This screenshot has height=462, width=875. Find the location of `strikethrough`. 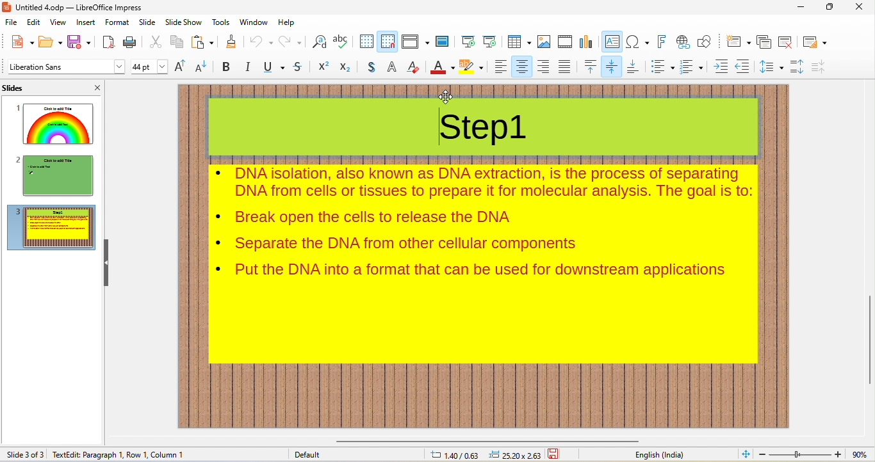

strikethrough is located at coordinates (298, 67).